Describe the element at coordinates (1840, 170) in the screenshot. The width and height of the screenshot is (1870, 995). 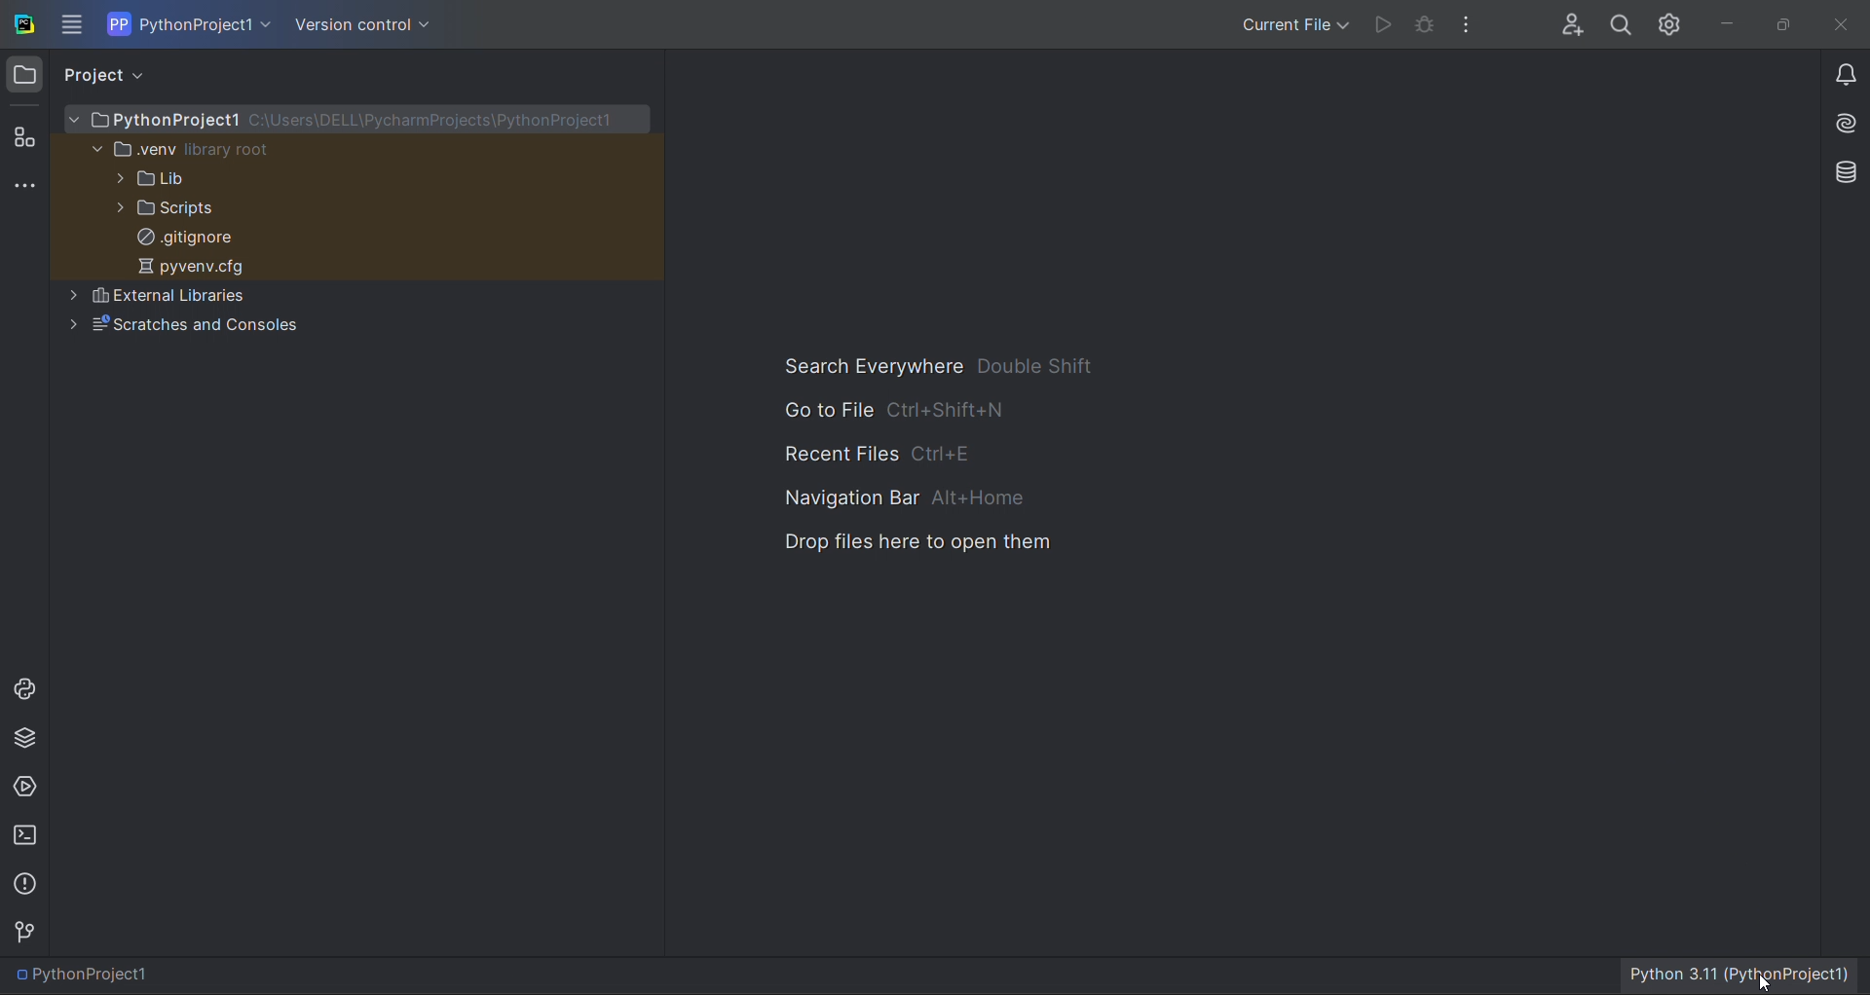
I see `database` at that location.